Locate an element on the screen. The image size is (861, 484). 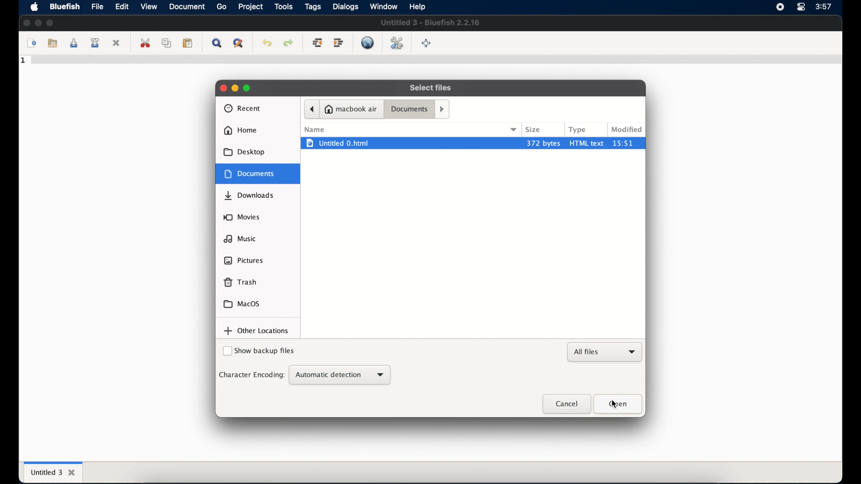
downloads is located at coordinates (250, 196).